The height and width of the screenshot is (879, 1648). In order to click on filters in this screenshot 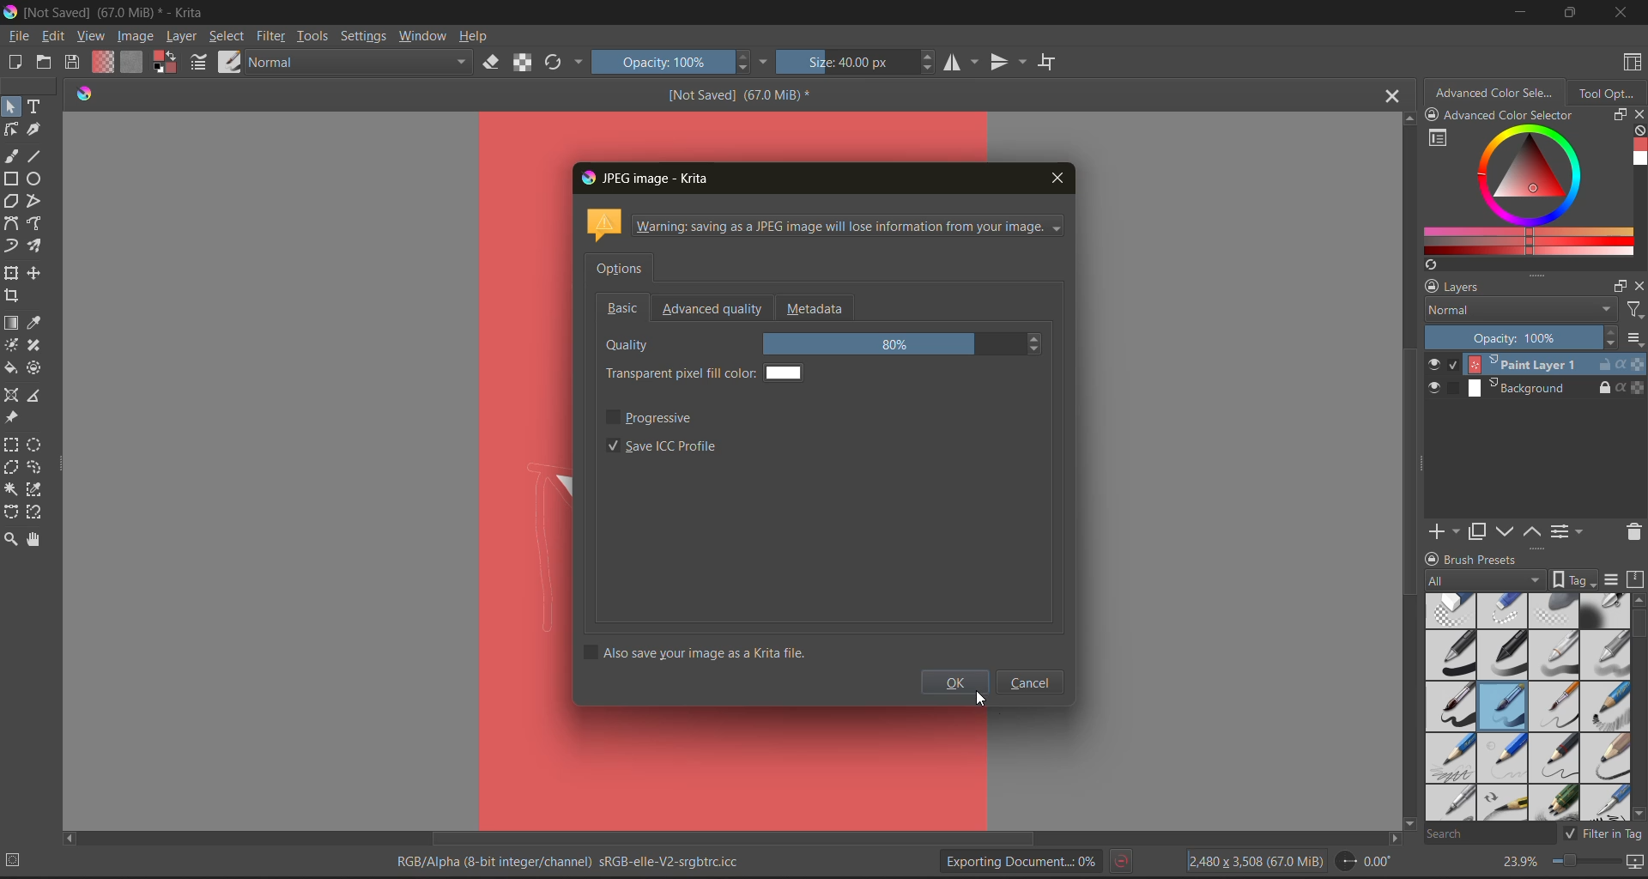, I will do `click(1634, 312)`.